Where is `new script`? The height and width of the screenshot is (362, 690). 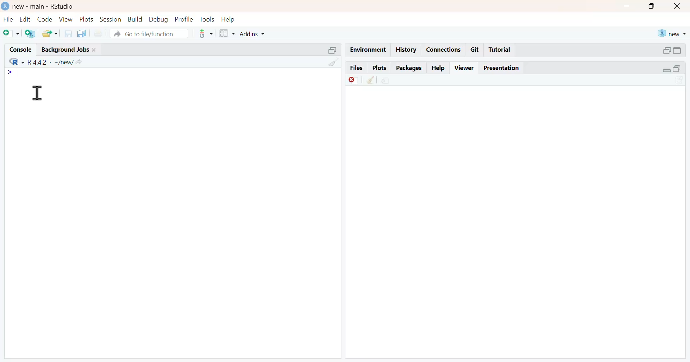
new script is located at coordinates (11, 34).